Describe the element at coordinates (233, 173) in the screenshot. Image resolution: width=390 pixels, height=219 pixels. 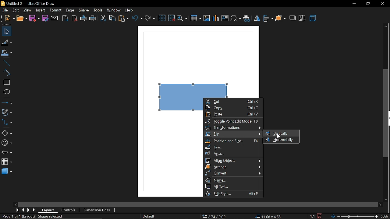
I see `convert` at that location.